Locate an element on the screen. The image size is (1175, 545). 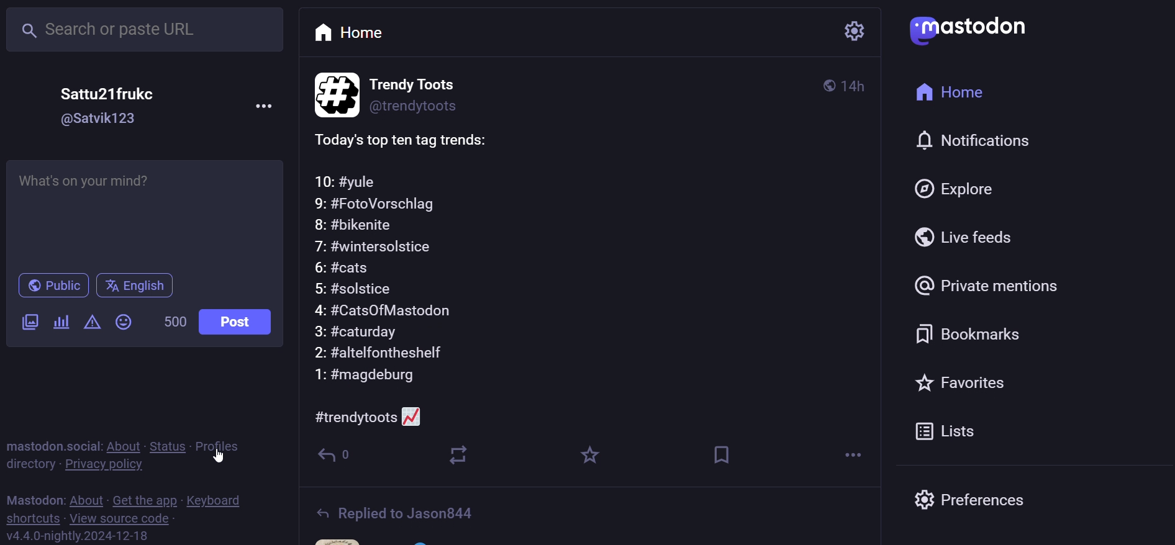
about is located at coordinates (124, 445).